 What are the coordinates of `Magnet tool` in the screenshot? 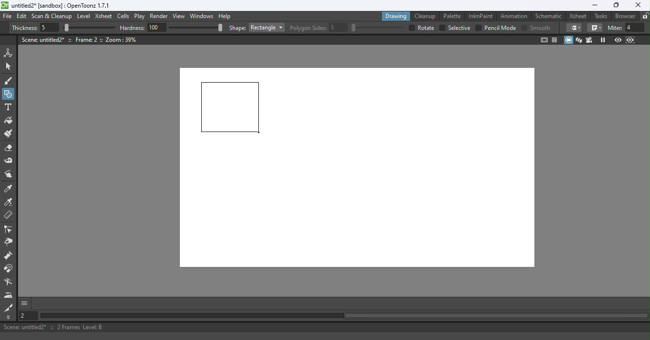 It's located at (9, 256).